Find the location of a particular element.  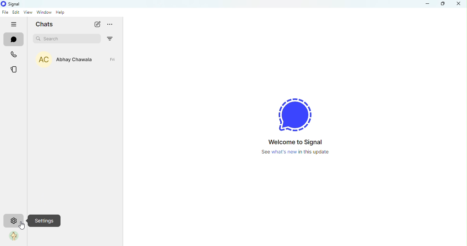

maximixe is located at coordinates (442, 5).